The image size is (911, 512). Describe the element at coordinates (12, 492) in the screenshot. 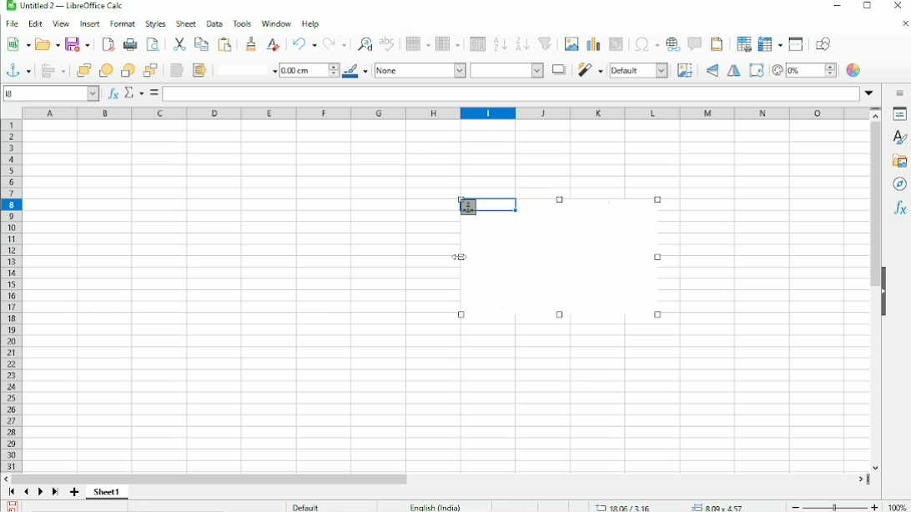

I see `Scroll to first sheet` at that location.